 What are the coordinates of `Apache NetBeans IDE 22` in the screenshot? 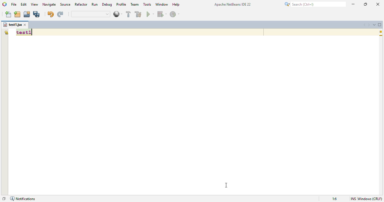 It's located at (233, 4).